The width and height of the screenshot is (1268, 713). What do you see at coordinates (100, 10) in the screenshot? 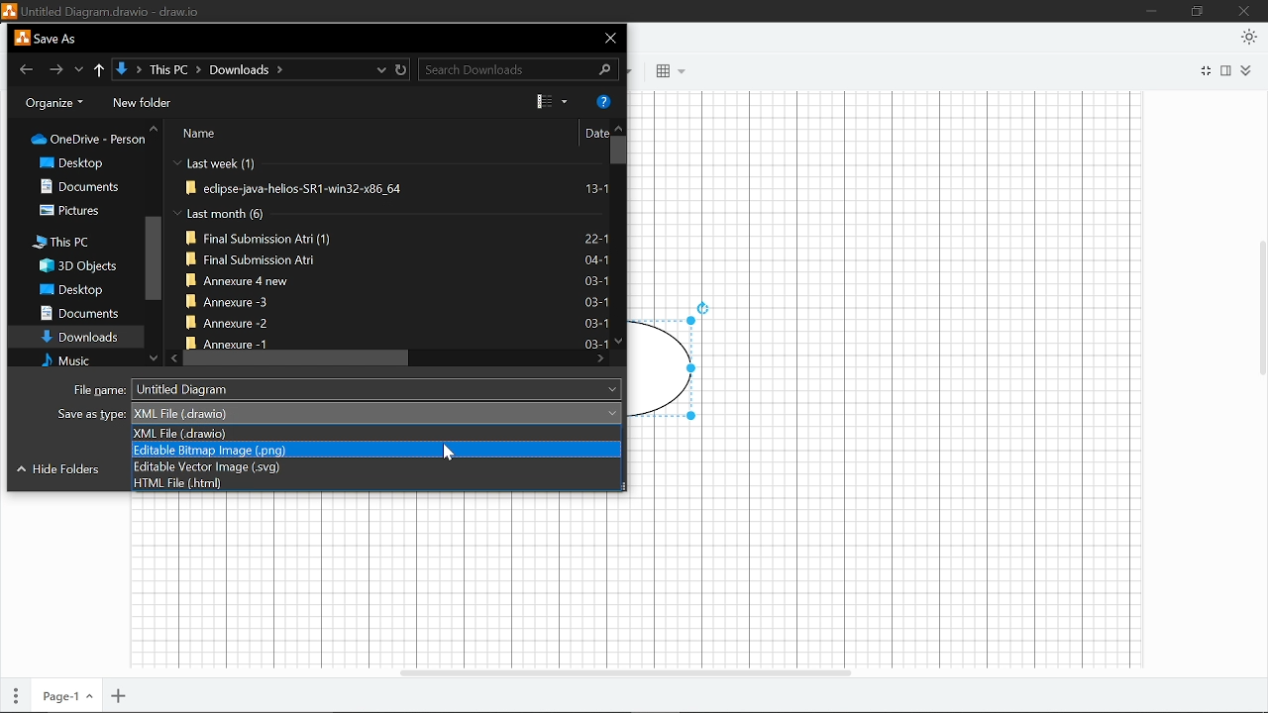
I see `File name - Untitled Diagram.drawio - draw.io` at bounding box center [100, 10].